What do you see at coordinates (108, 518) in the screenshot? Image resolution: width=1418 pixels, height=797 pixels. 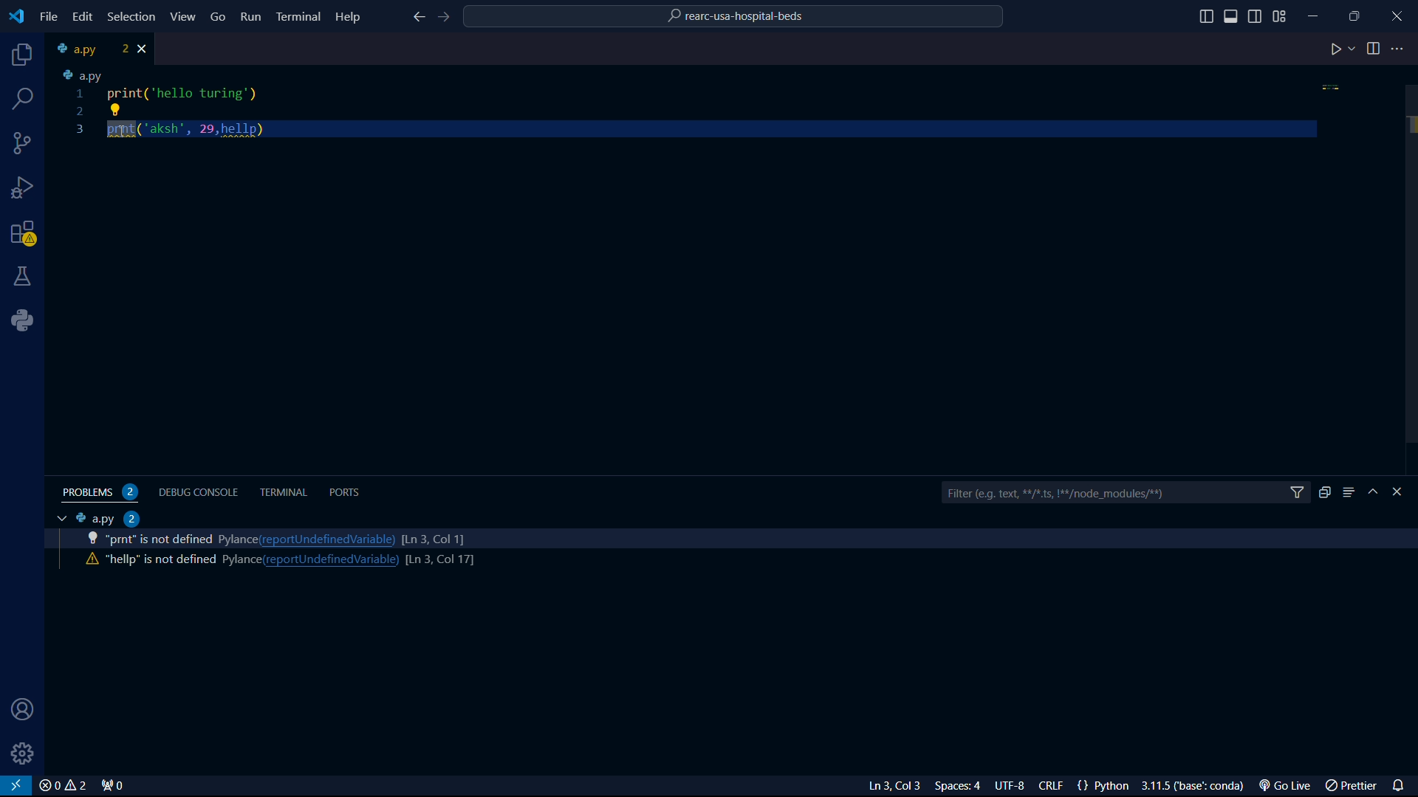 I see `a.py 2` at bounding box center [108, 518].